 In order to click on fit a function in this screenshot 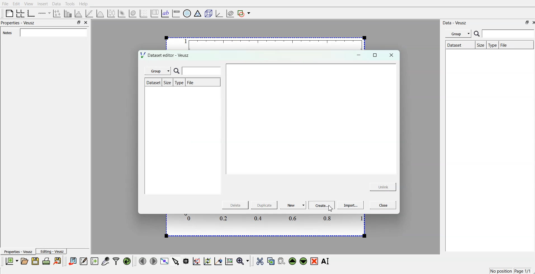, I will do `click(90, 13)`.